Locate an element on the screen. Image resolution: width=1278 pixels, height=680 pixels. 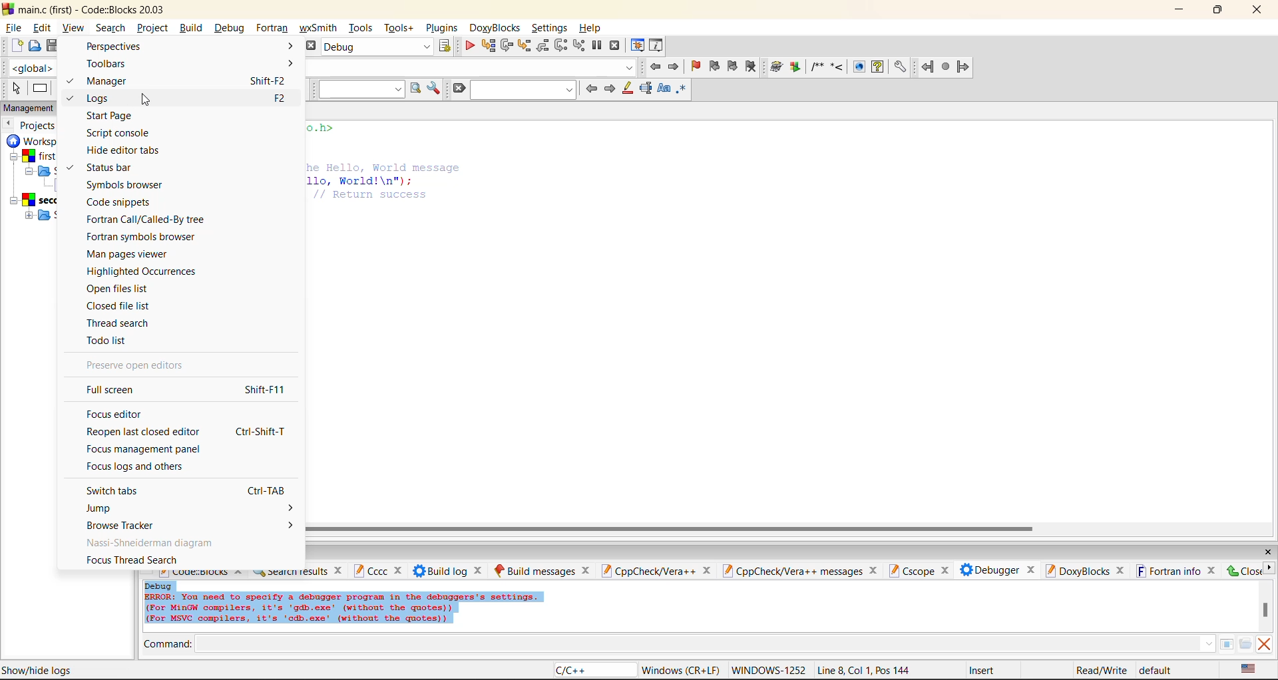
language is located at coordinates (592, 671).